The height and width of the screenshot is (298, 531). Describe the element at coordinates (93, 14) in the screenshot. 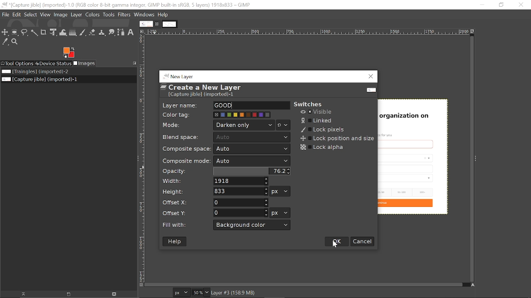

I see `Colors` at that location.